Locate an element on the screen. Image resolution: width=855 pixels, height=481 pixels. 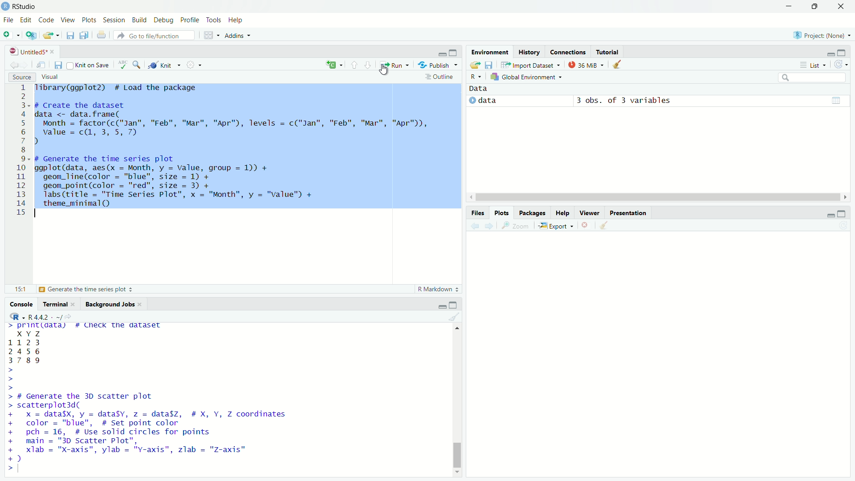
visual is located at coordinates (52, 77).